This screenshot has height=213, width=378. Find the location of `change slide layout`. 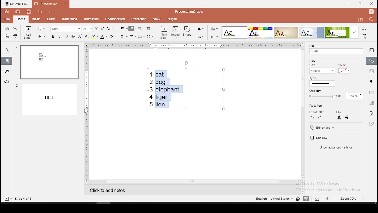

change slide layout is located at coordinates (41, 28).